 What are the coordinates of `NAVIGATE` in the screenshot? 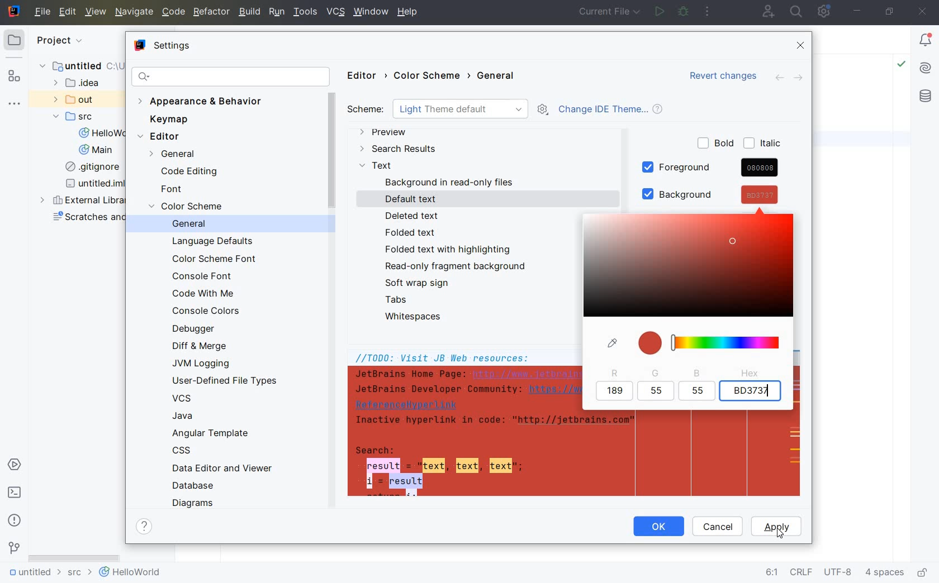 It's located at (133, 12).